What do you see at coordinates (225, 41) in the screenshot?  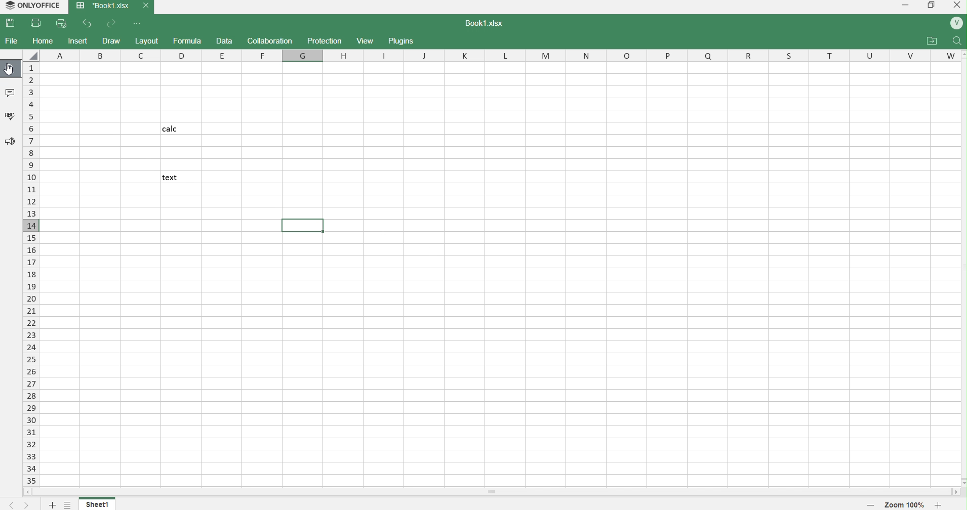 I see `data` at bounding box center [225, 41].